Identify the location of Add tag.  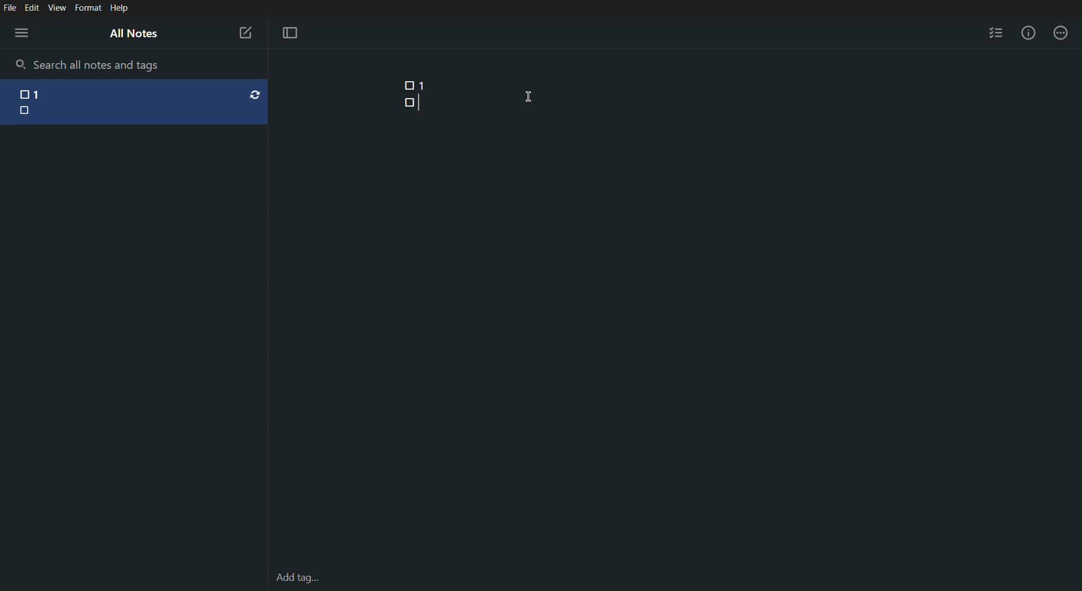
(298, 557).